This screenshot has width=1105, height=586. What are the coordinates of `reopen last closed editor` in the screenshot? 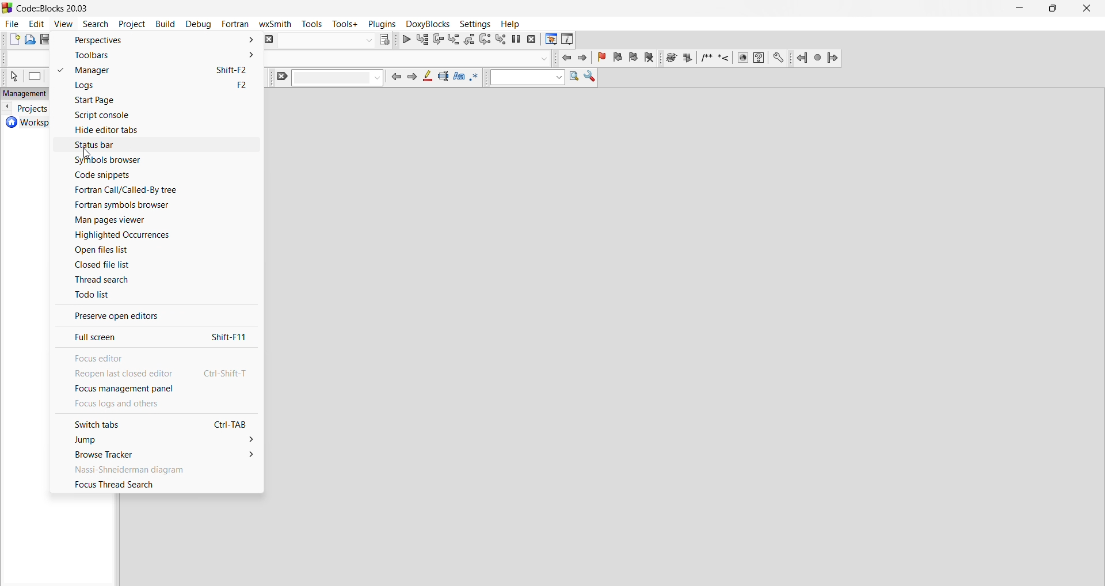 It's located at (157, 372).